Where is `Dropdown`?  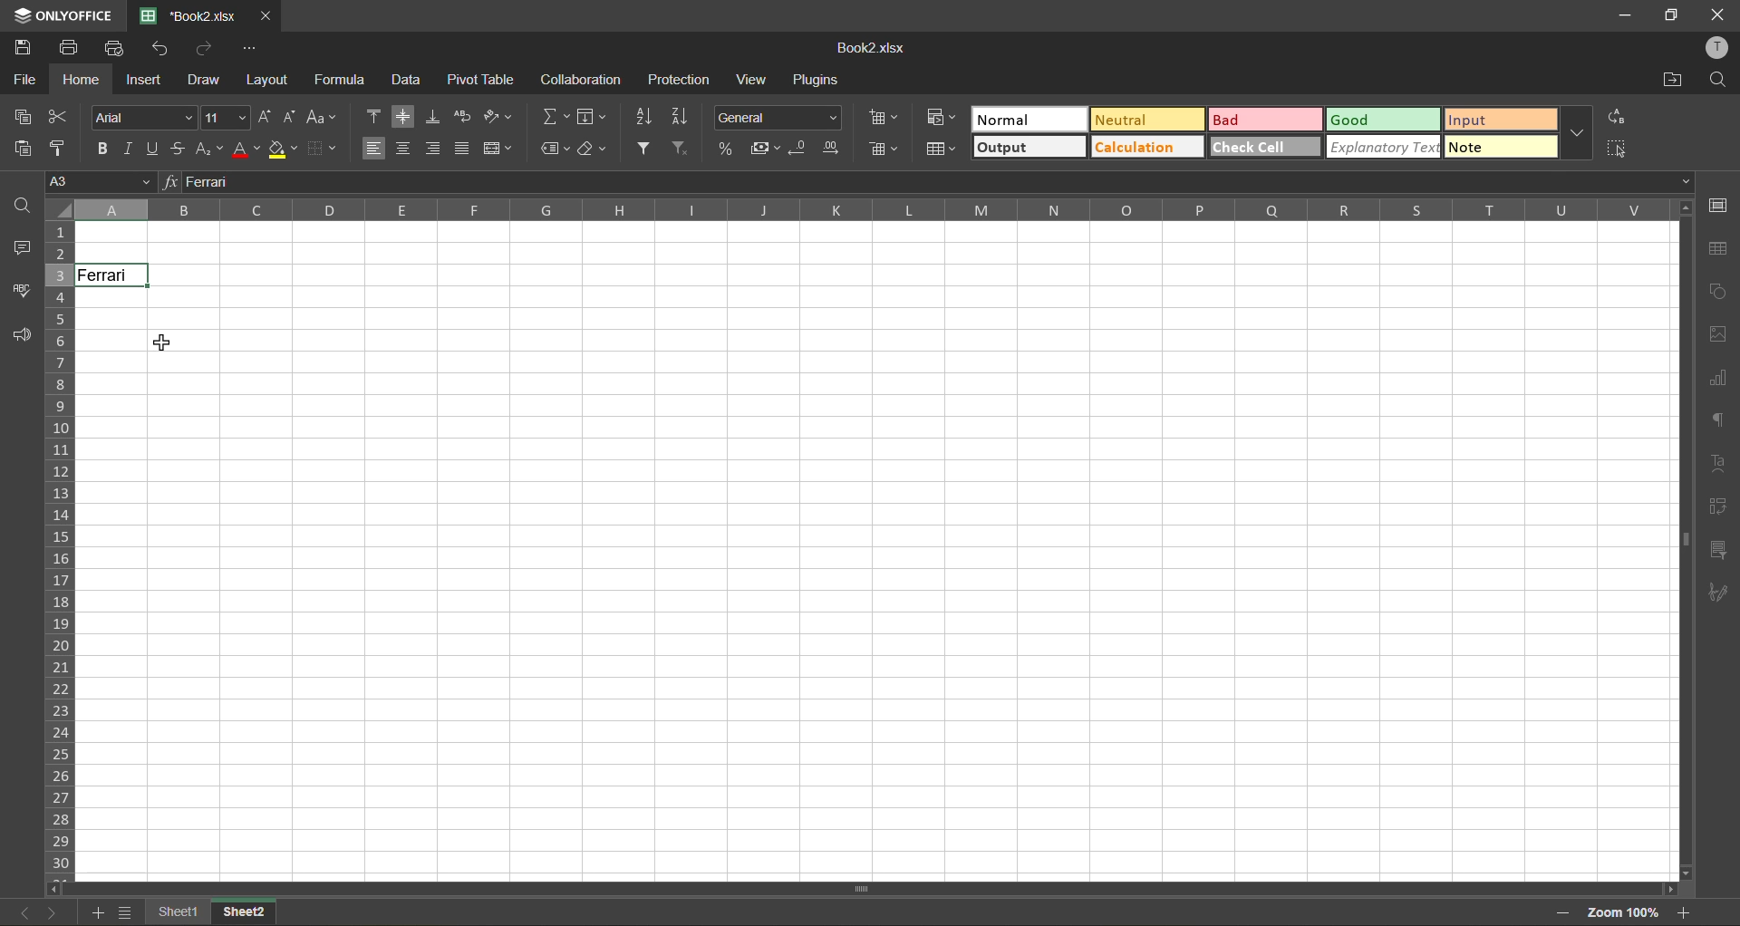
Dropdown is located at coordinates (1687, 181).